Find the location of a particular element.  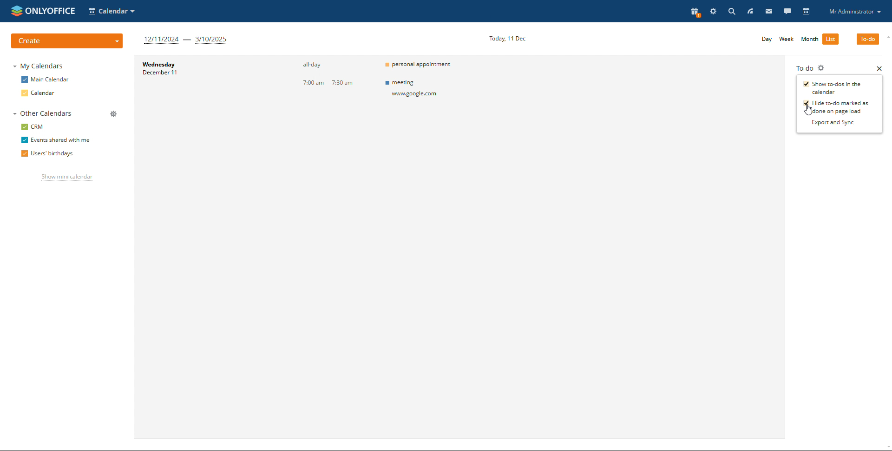

talk is located at coordinates (787, 12).